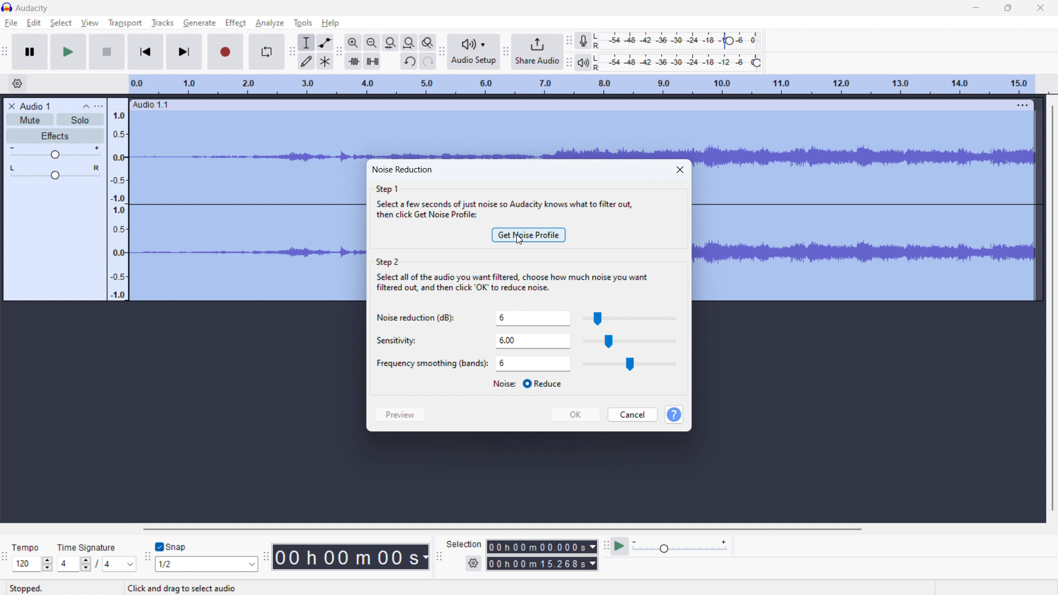 This screenshot has height=595, width=1058. What do you see at coordinates (292, 52) in the screenshot?
I see `tools toolbar` at bounding box center [292, 52].